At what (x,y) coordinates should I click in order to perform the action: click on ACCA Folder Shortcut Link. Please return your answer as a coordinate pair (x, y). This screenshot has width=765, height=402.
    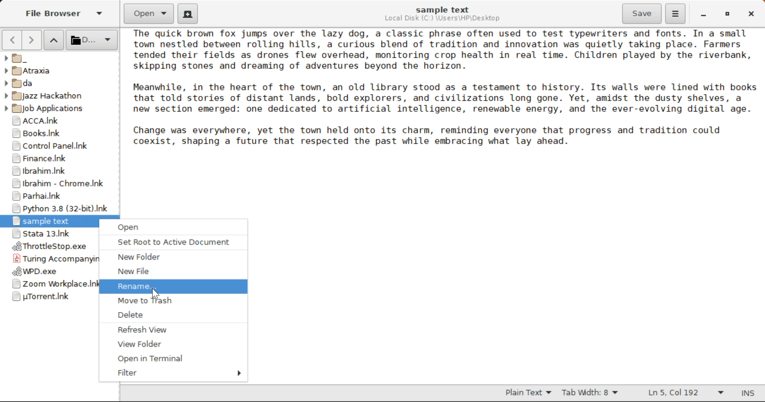
    Looking at the image, I should click on (60, 121).